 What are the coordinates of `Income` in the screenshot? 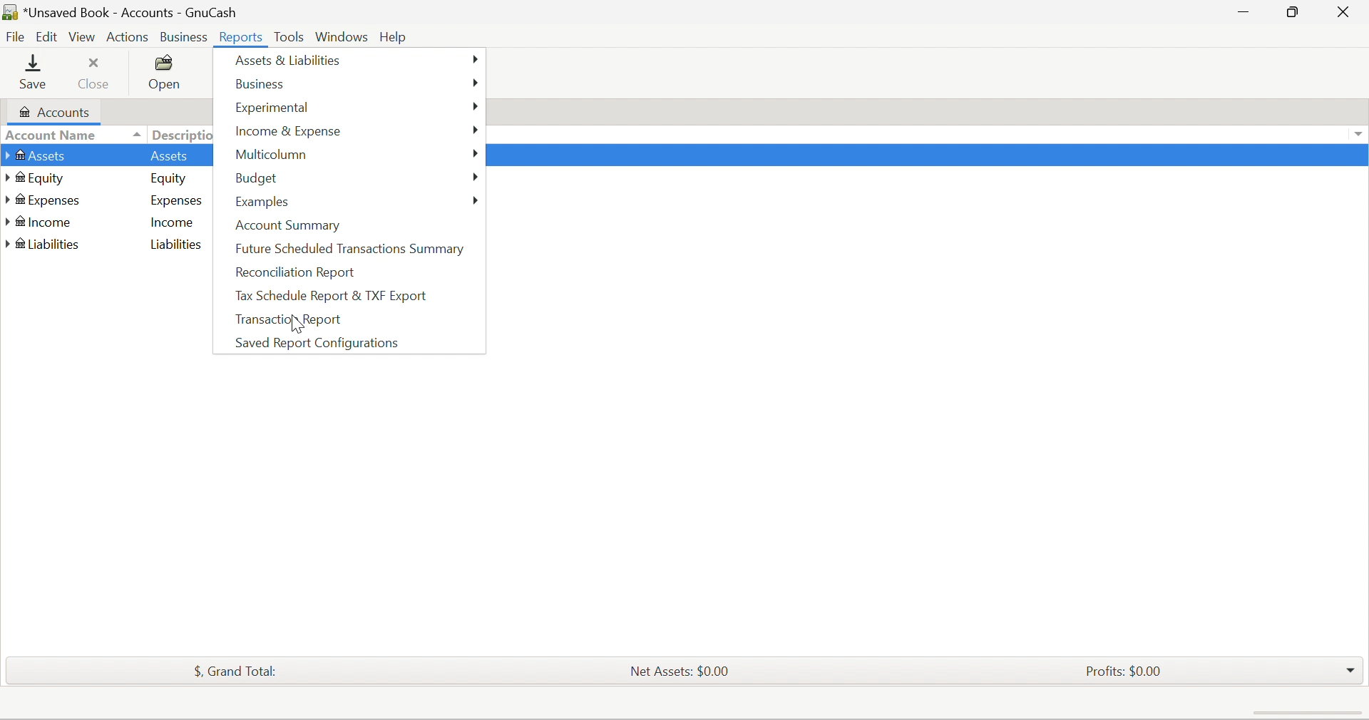 It's located at (40, 225).